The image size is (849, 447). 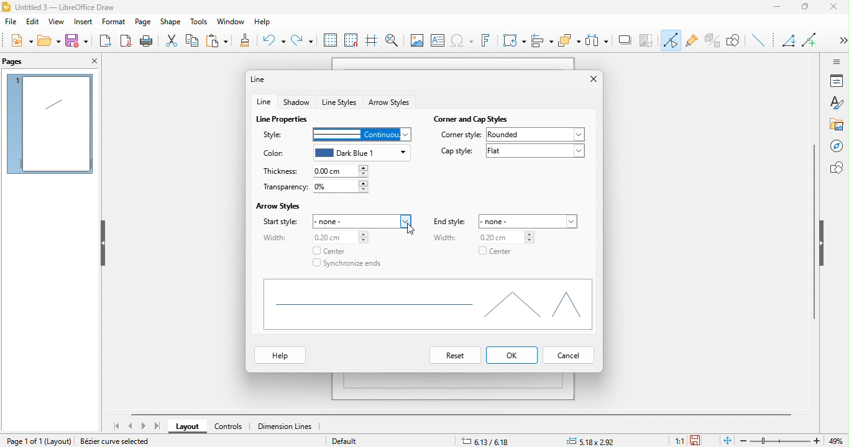 I want to click on transparency, so click(x=282, y=187).